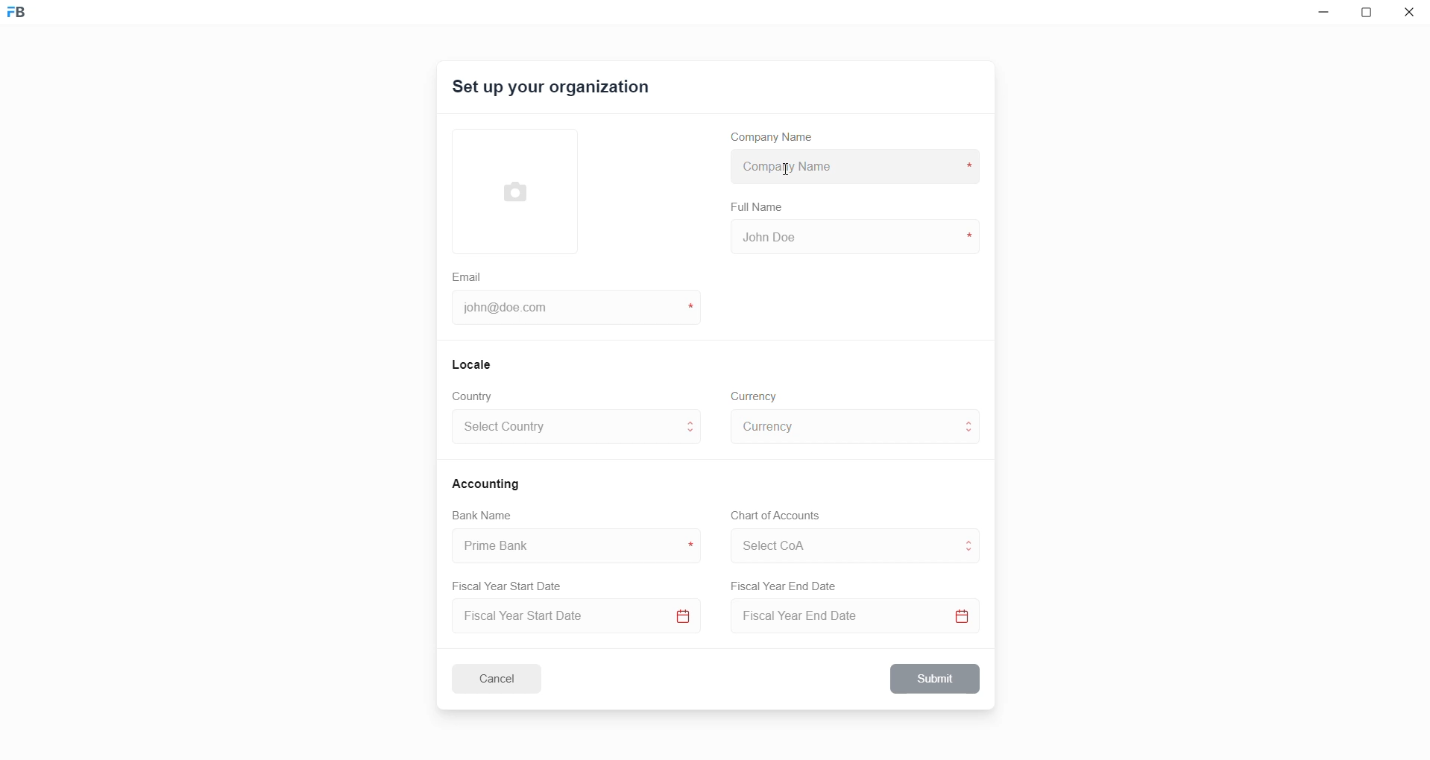 Image resolution: width=1430 pixels, height=760 pixels. What do you see at coordinates (29, 19) in the screenshot?
I see `Frappe Book logo` at bounding box center [29, 19].